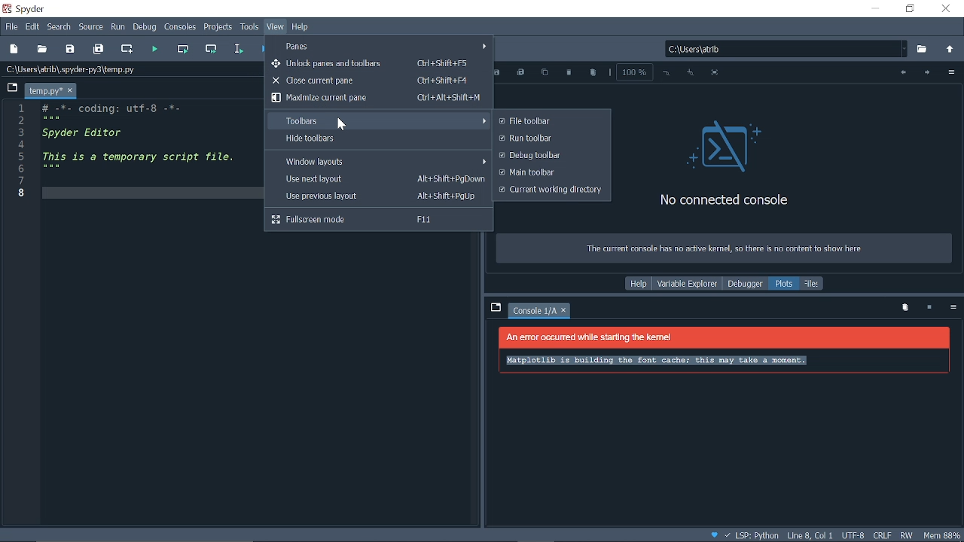 This screenshot has width=964, height=542. I want to click on Window layouts, so click(378, 160).